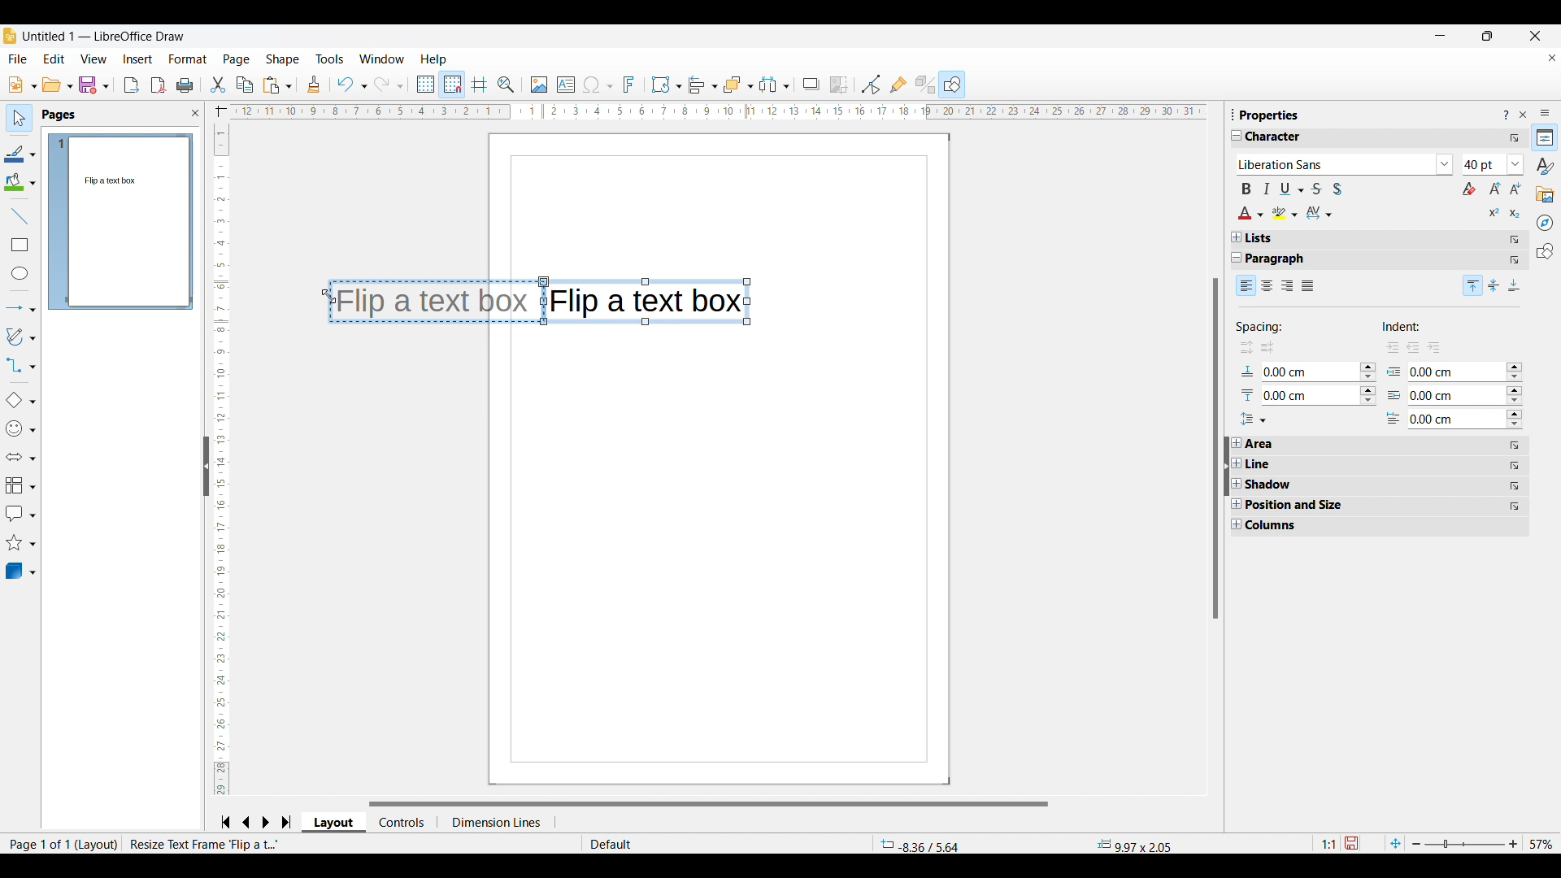 This screenshot has height=878, width=1561. What do you see at coordinates (480, 85) in the screenshot?
I see `Helplines while moving` at bounding box center [480, 85].